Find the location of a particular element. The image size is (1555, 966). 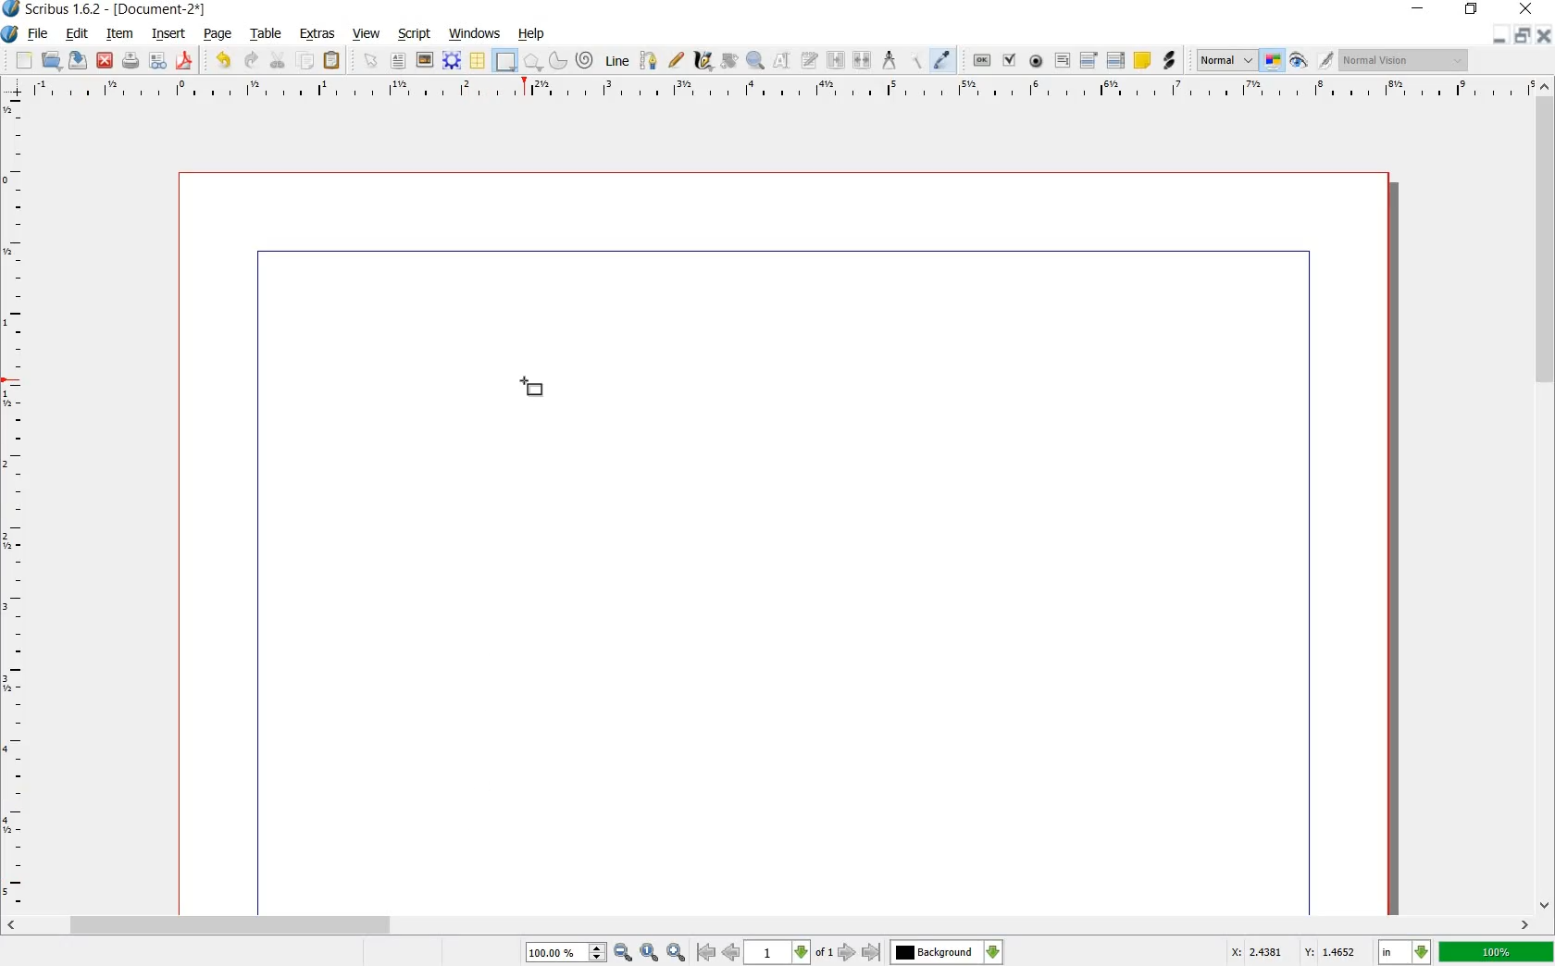

CLOSE is located at coordinates (1546, 35).